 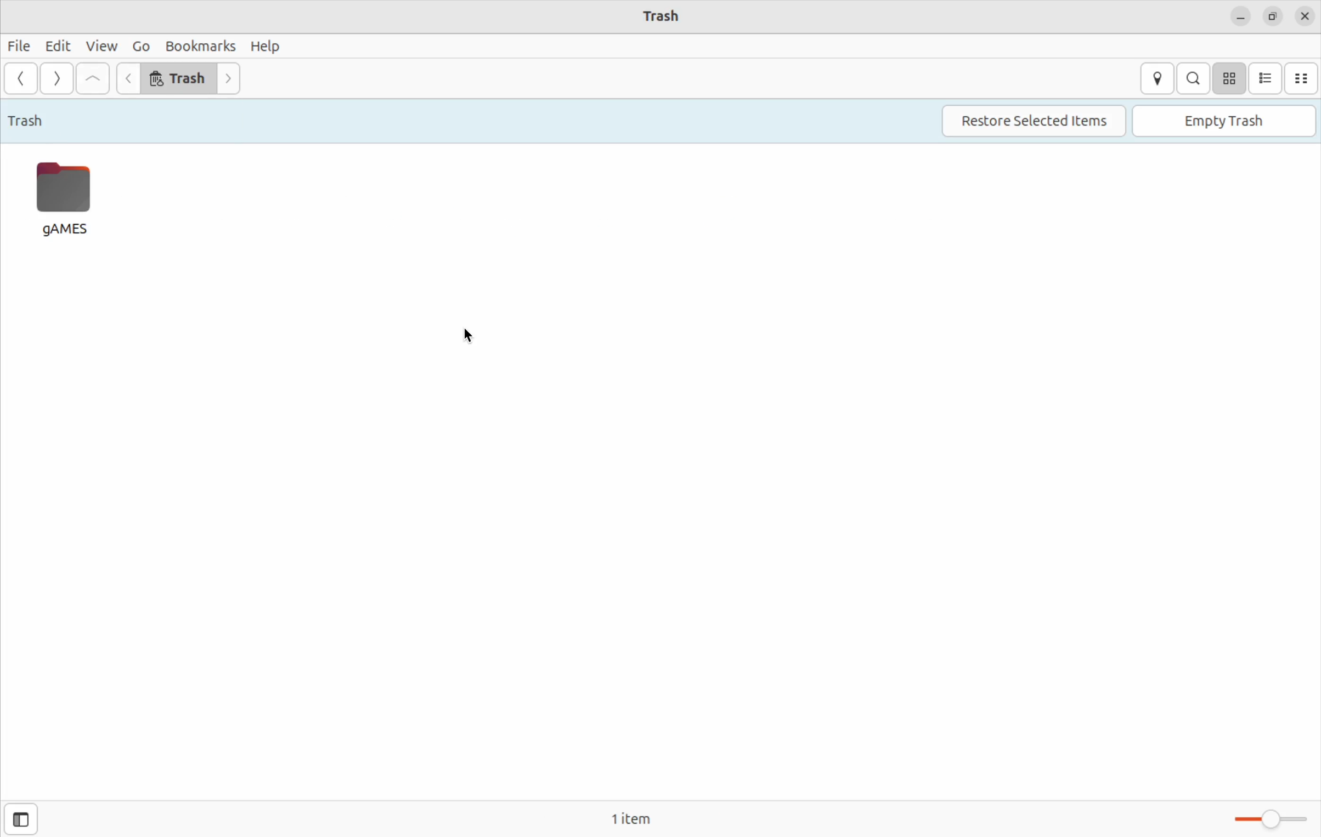 What do you see at coordinates (29, 119) in the screenshot?
I see `trash` at bounding box center [29, 119].